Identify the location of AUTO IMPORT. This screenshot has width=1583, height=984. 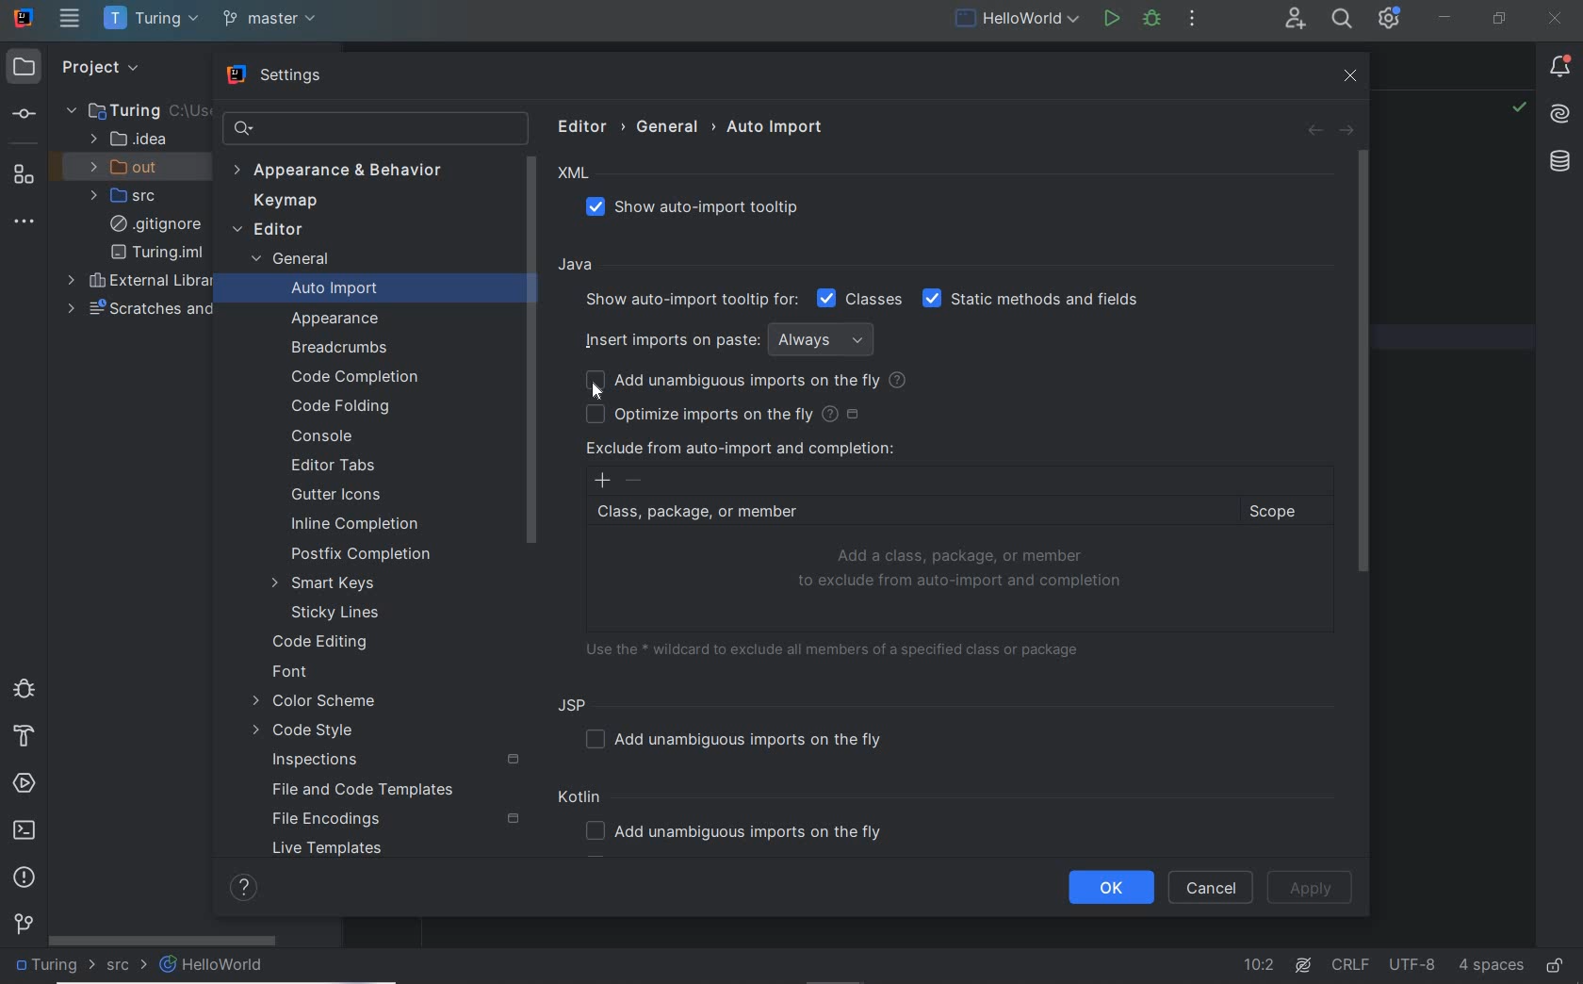
(321, 291).